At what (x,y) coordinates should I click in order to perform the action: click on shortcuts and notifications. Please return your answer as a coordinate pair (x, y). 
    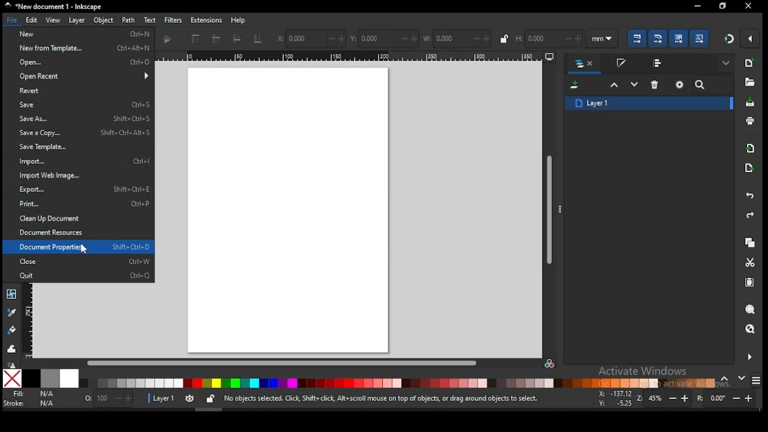
    Looking at the image, I should click on (380, 399).